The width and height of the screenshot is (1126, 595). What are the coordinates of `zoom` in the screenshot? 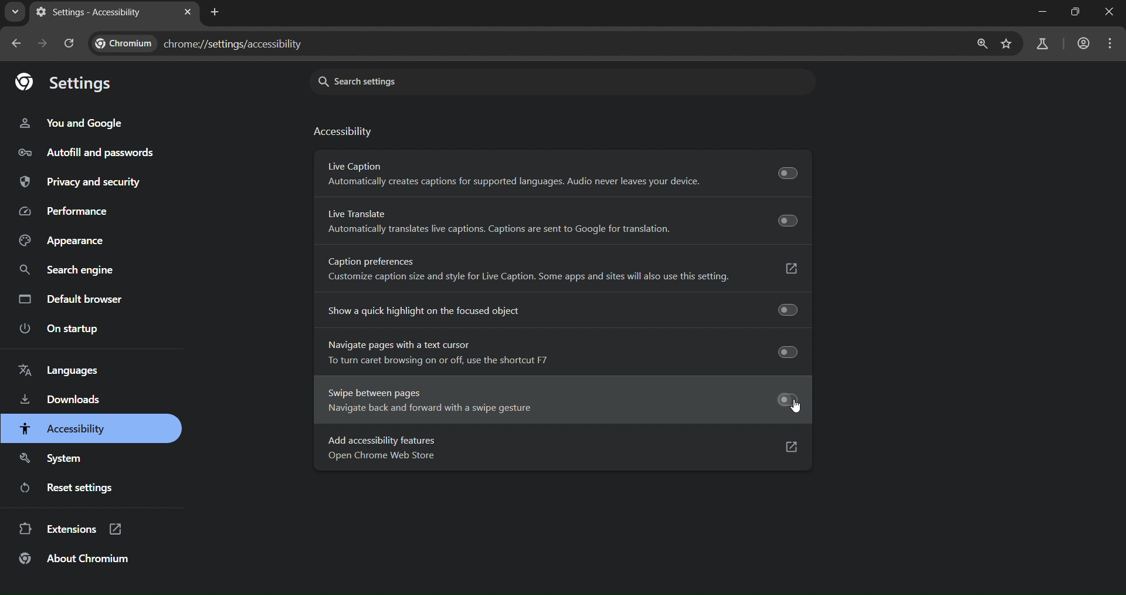 It's located at (981, 45).